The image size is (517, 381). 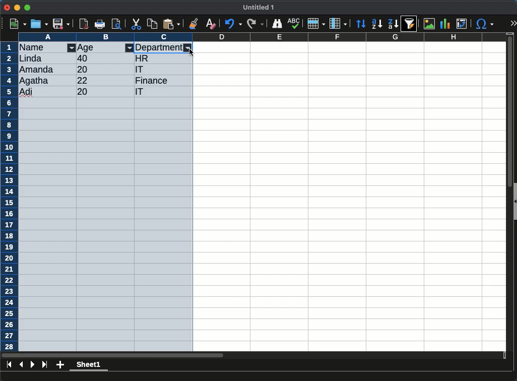 I want to click on special character, so click(x=484, y=24).